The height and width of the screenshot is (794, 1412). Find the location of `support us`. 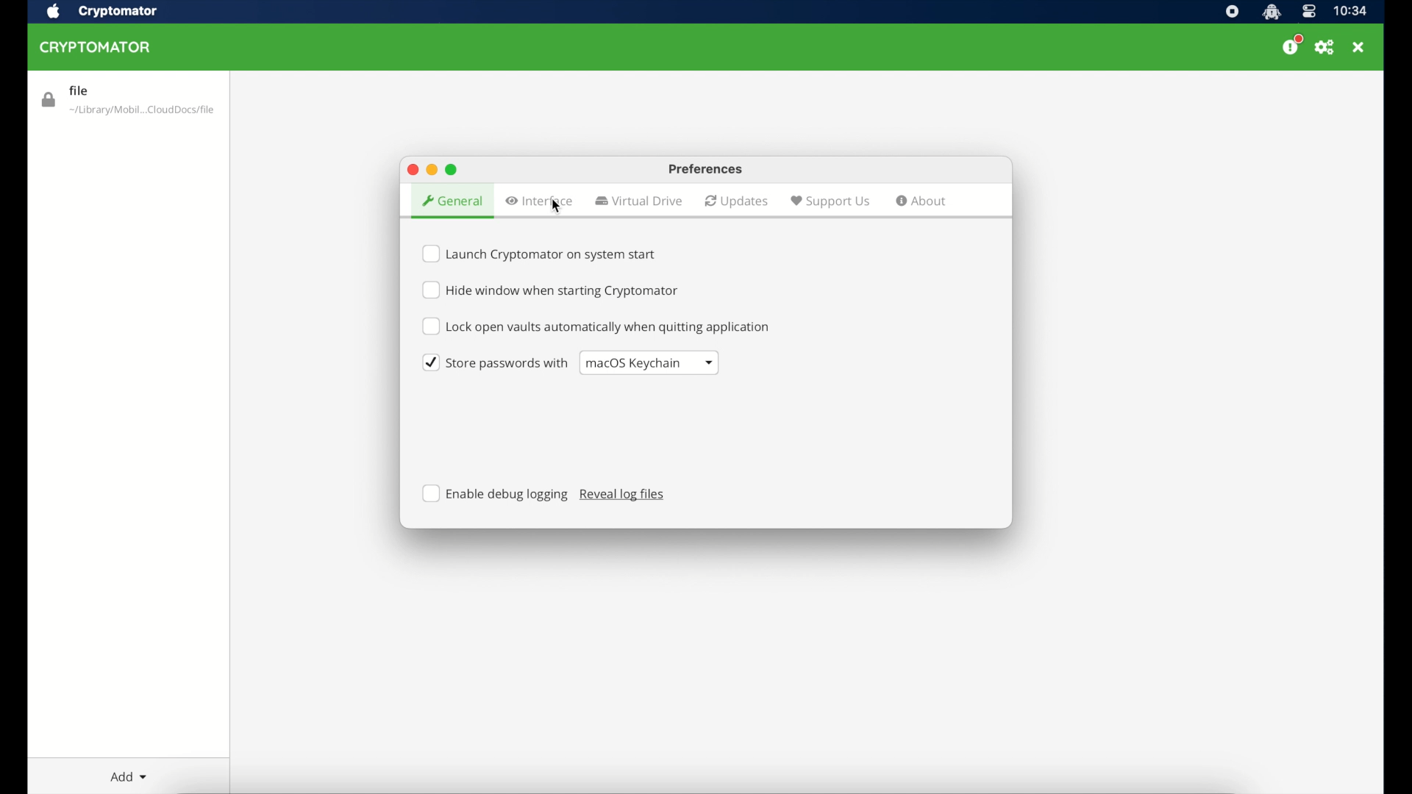

support us is located at coordinates (830, 202).